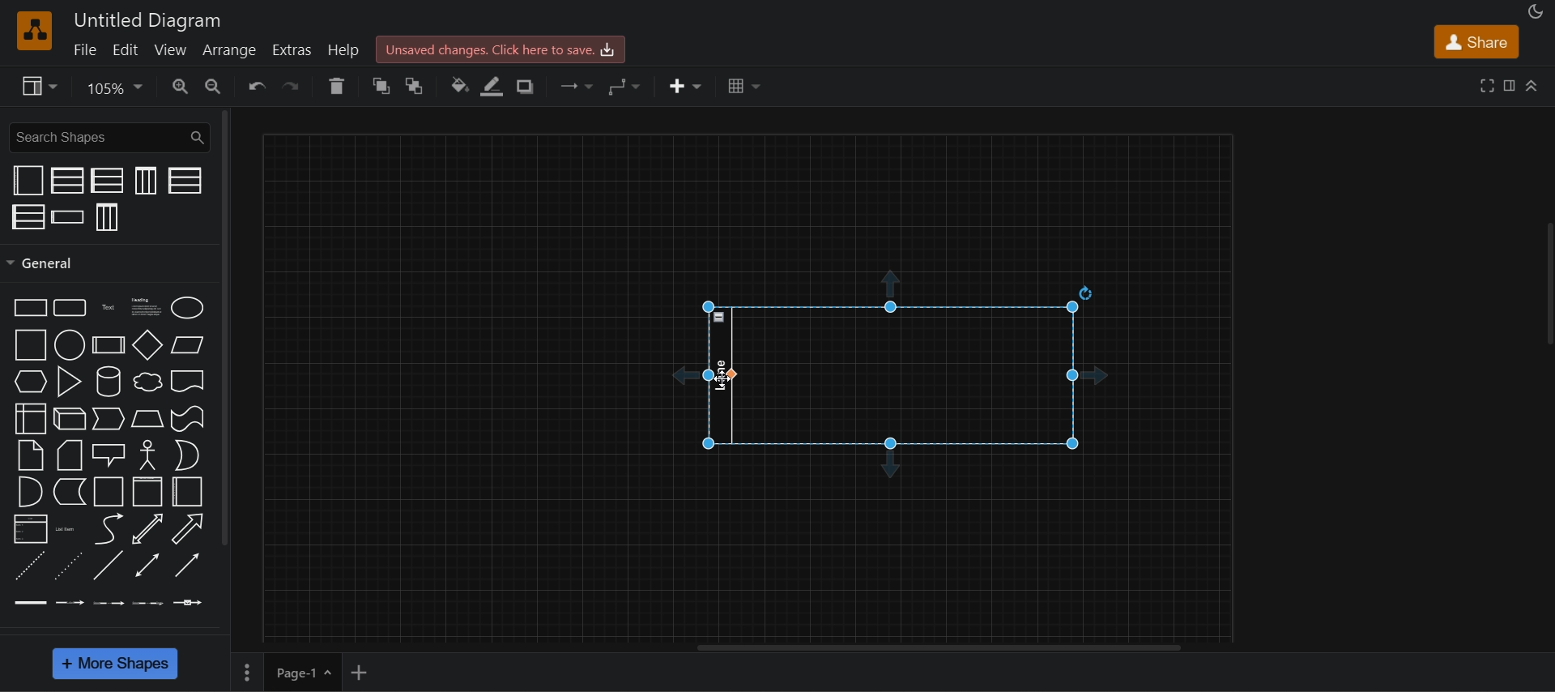 Image resolution: width=1555 pixels, height=692 pixels. Describe the element at coordinates (147, 491) in the screenshot. I see `vertical container` at that location.